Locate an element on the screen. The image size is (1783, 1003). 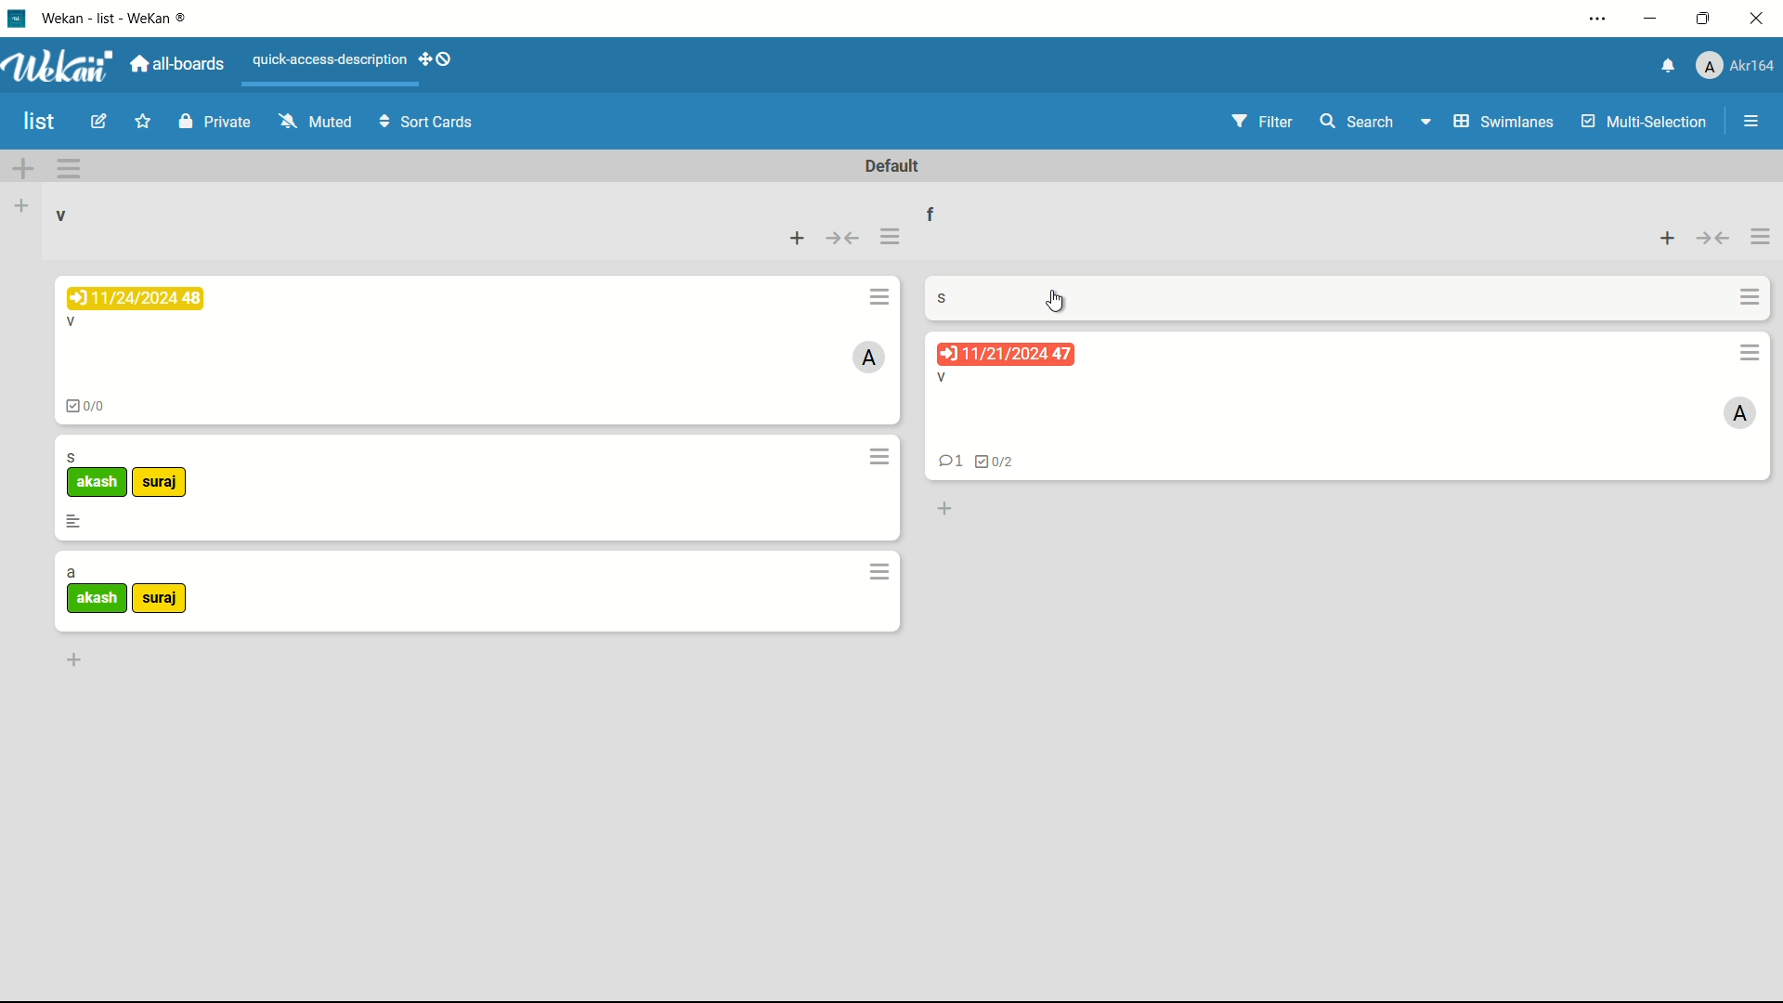
label-1 is located at coordinates (98, 483).